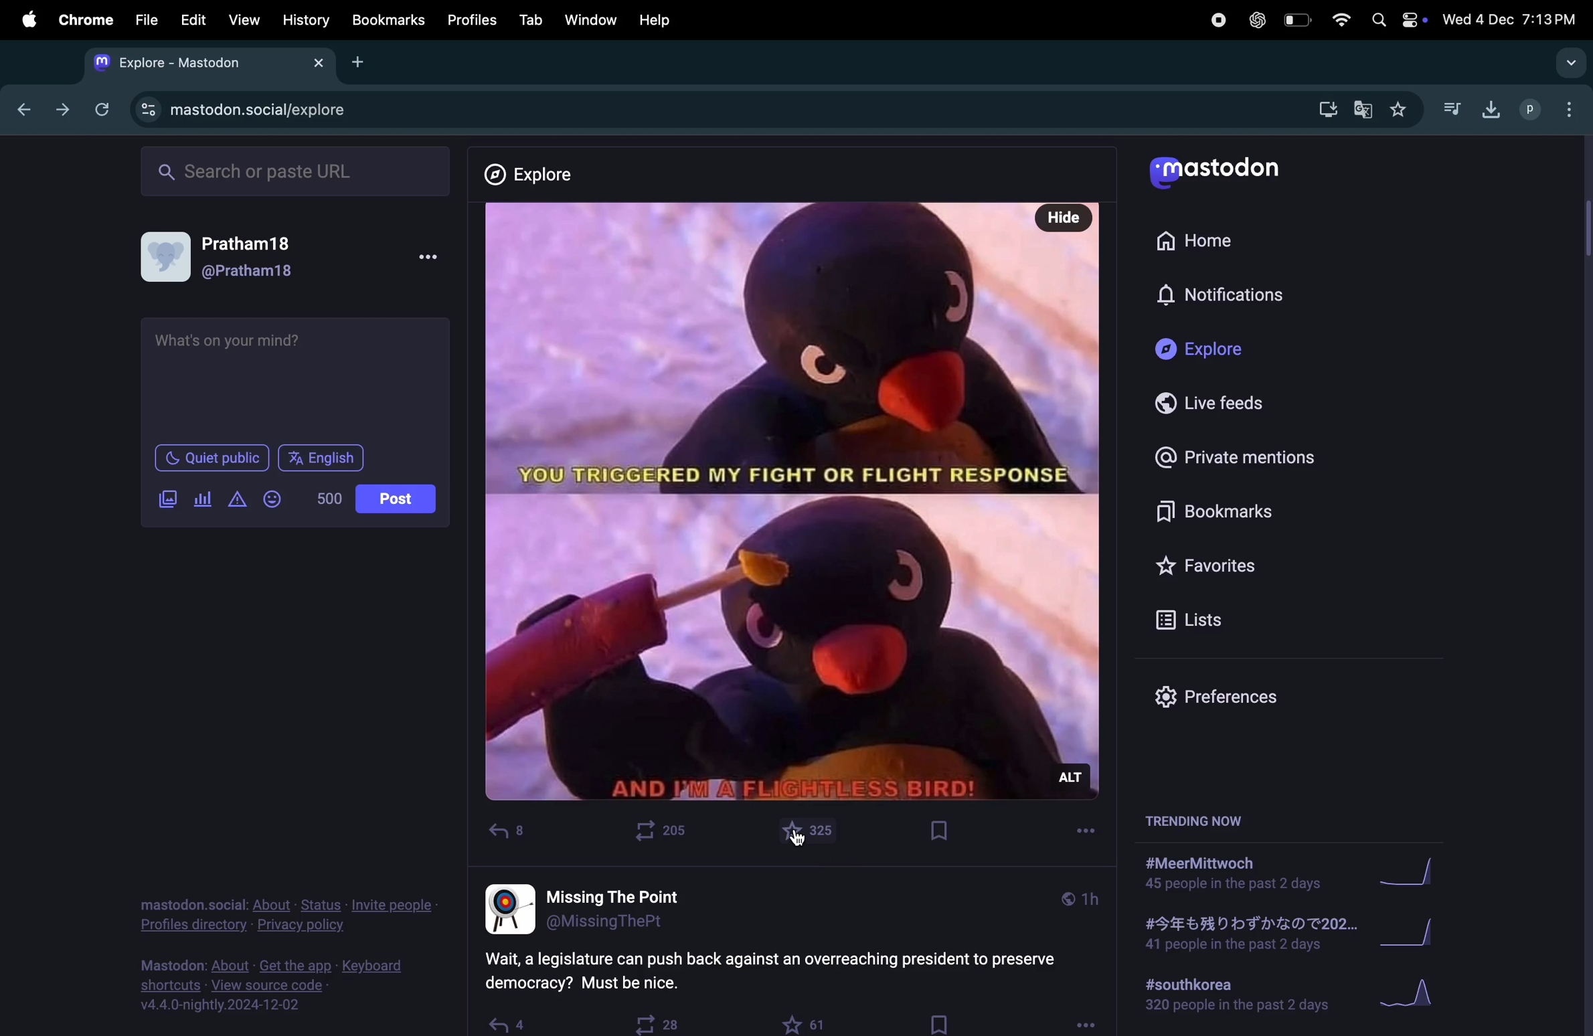 This screenshot has height=1036, width=1593. What do you see at coordinates (240, 258) in the screenshot?
I see `user profile` at bounding box center [240, 258].